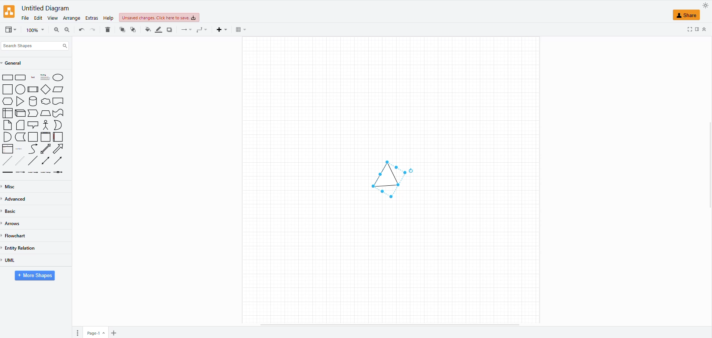  Describe the element at coordinates (38, 17) in the screenshot. I see `edit` at that location.